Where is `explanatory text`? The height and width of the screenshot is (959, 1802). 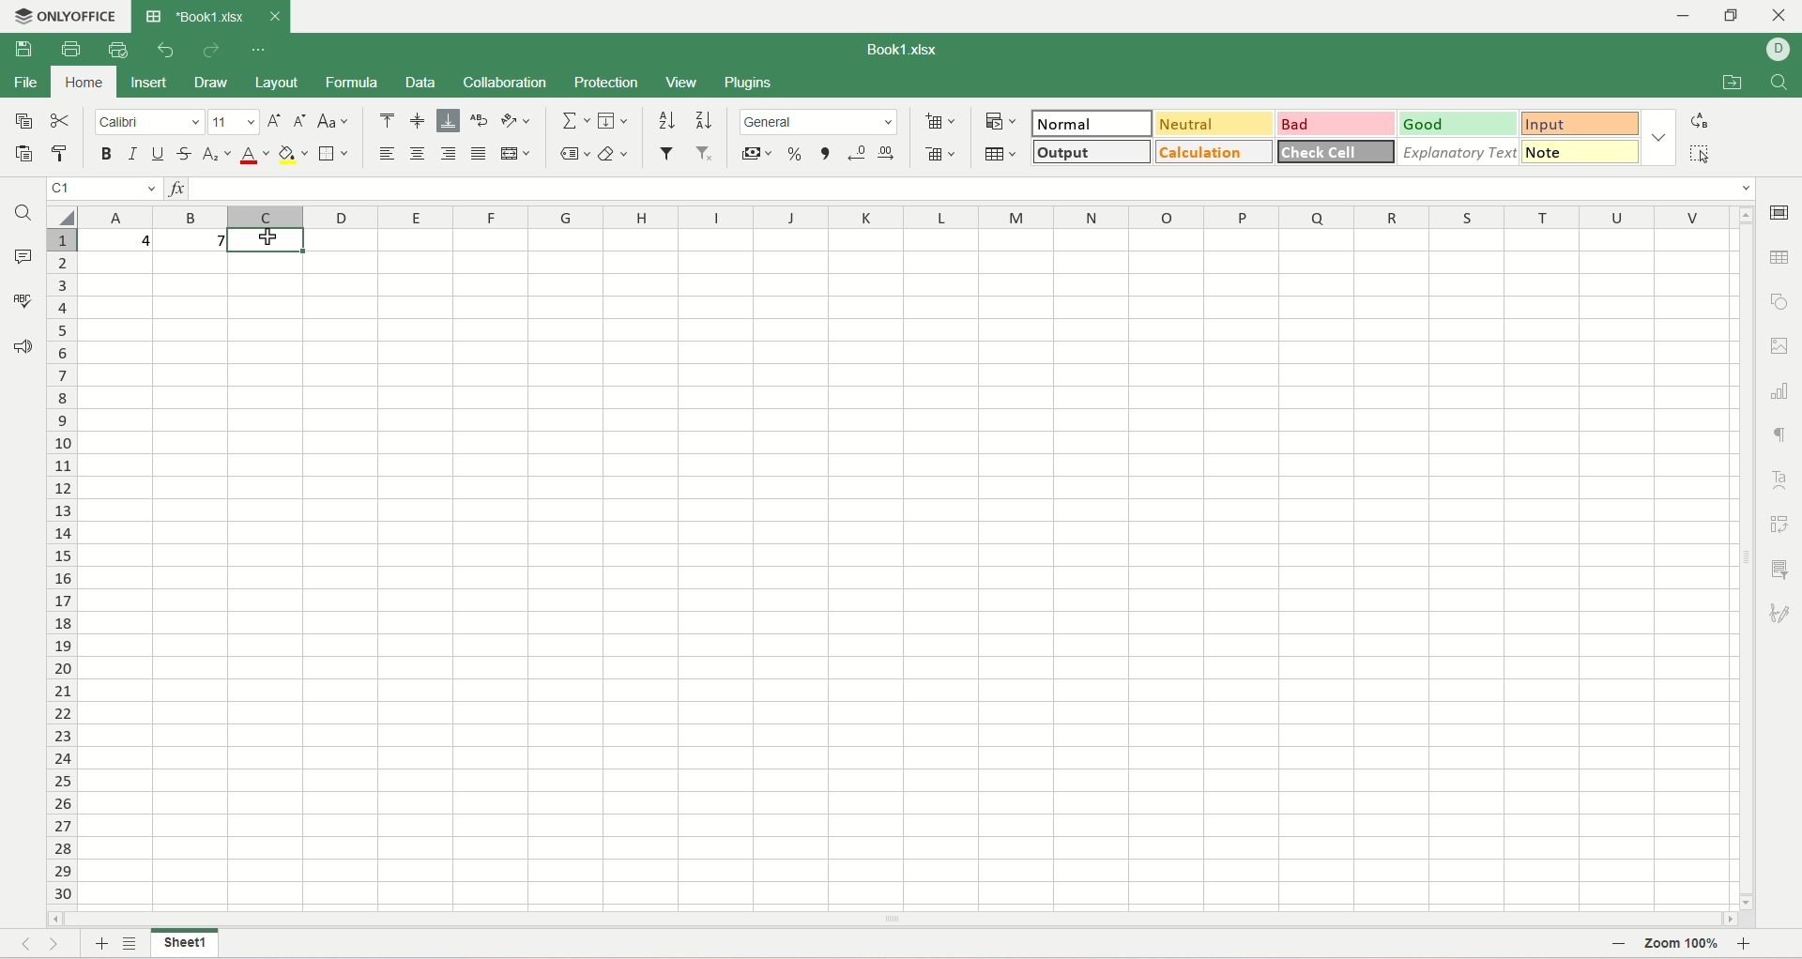
explanatory text is located at coordinates (1458, 151).